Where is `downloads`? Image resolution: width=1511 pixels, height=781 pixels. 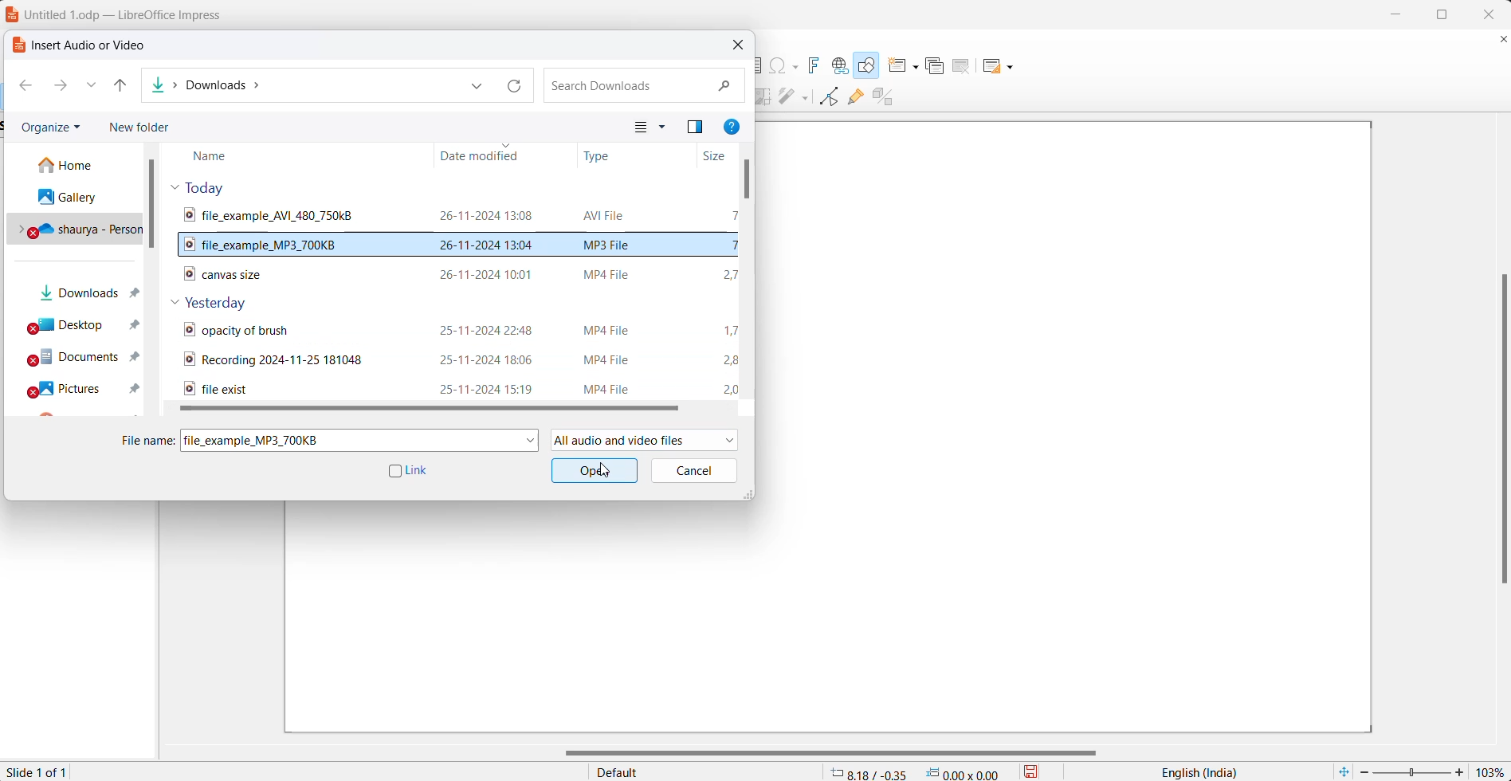
downloads is located at coordinates (82, 293).